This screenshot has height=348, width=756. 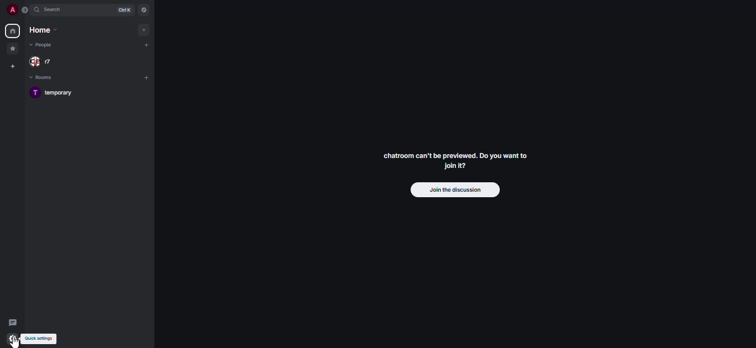 I want to click on ctrl K, so click(x=123, y=10).